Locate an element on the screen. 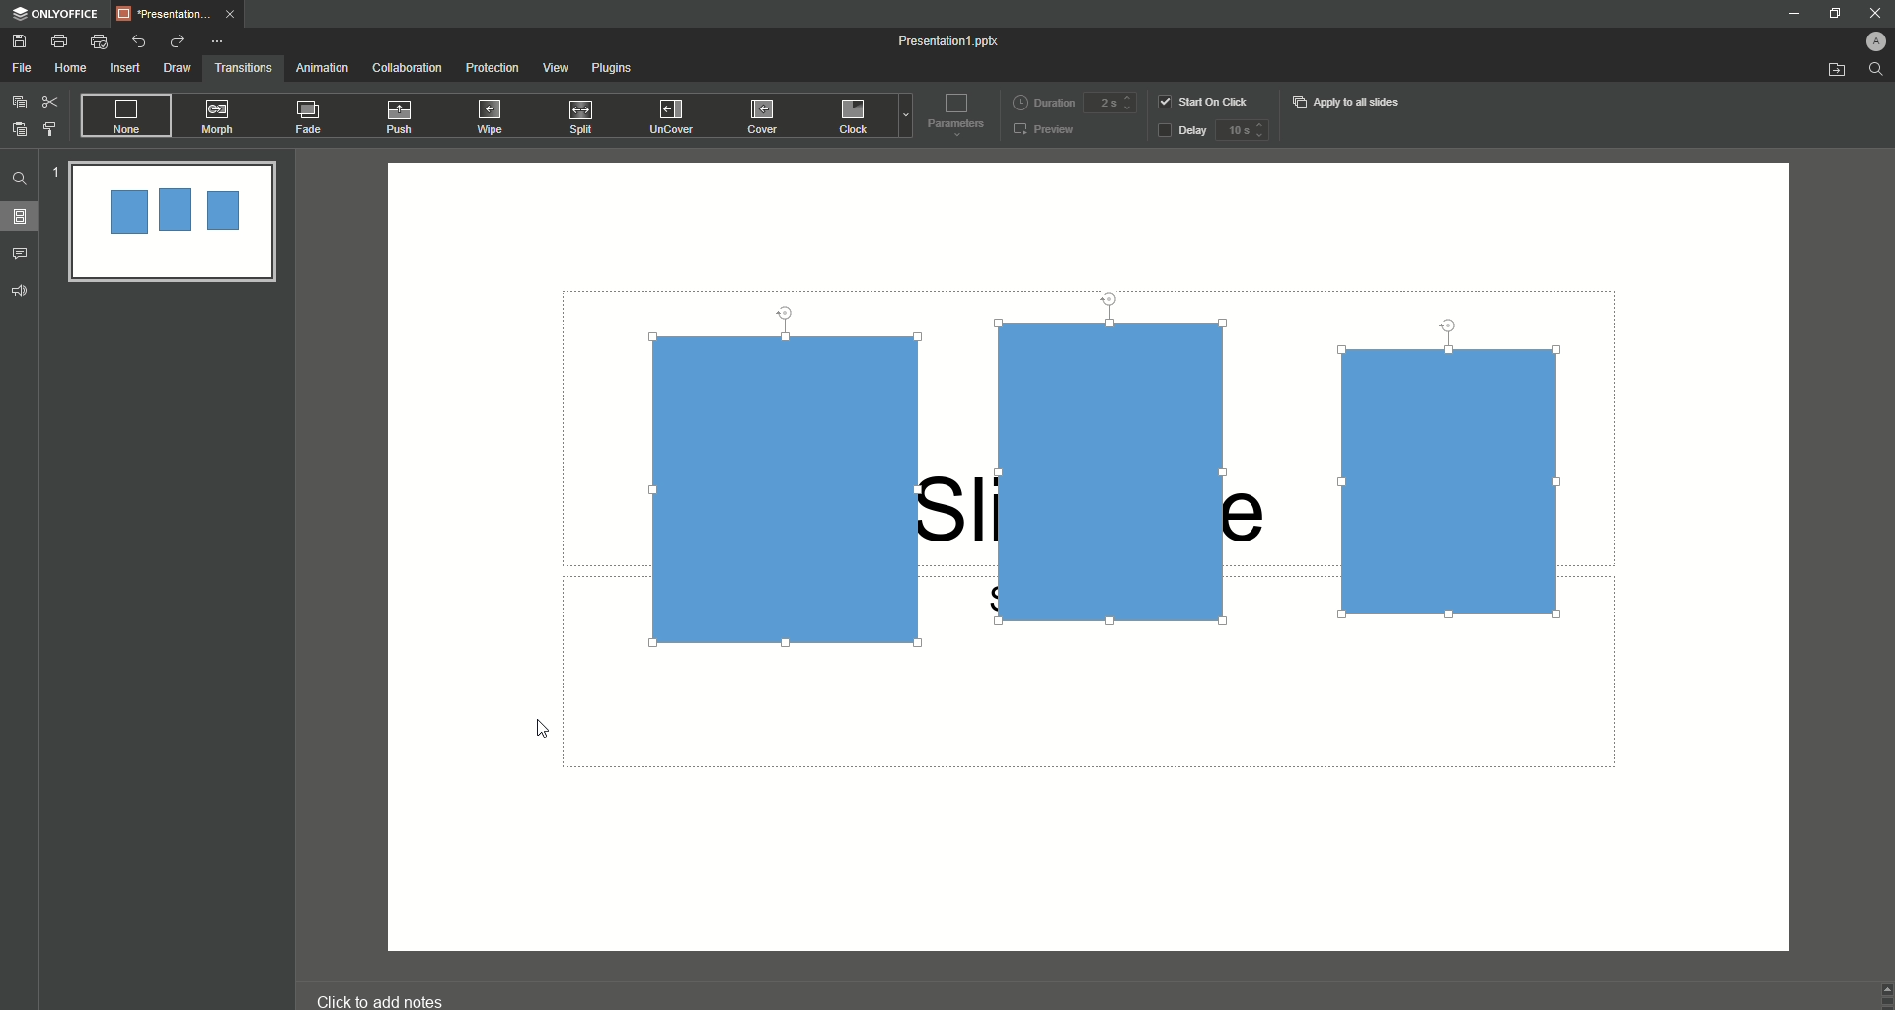 This screenshot has width=1895, height=1010. dropdown is located at coordinates (902, 118).